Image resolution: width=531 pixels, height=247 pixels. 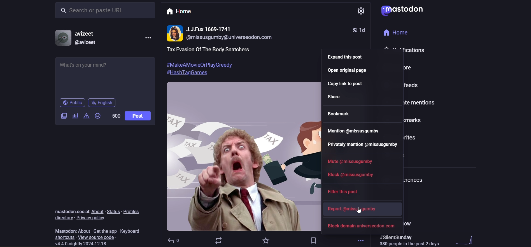 What do you see at coordinates (362, 145) in the screenshot?
I see `private mention` at bounding box center [362, 145].